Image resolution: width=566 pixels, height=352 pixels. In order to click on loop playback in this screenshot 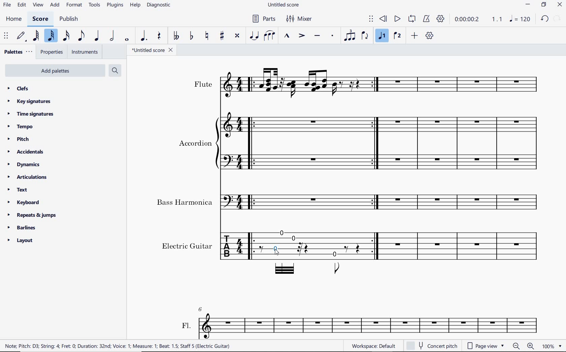, I will do `click(412, 19)`.